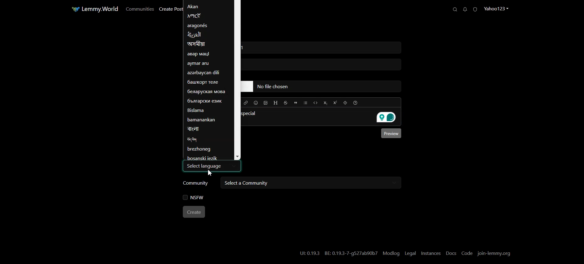 The width and height of the screenshot is (584, 264). Describe the element at coordinates (171, 9) in the screenshot. I see `Create Post` at that location.